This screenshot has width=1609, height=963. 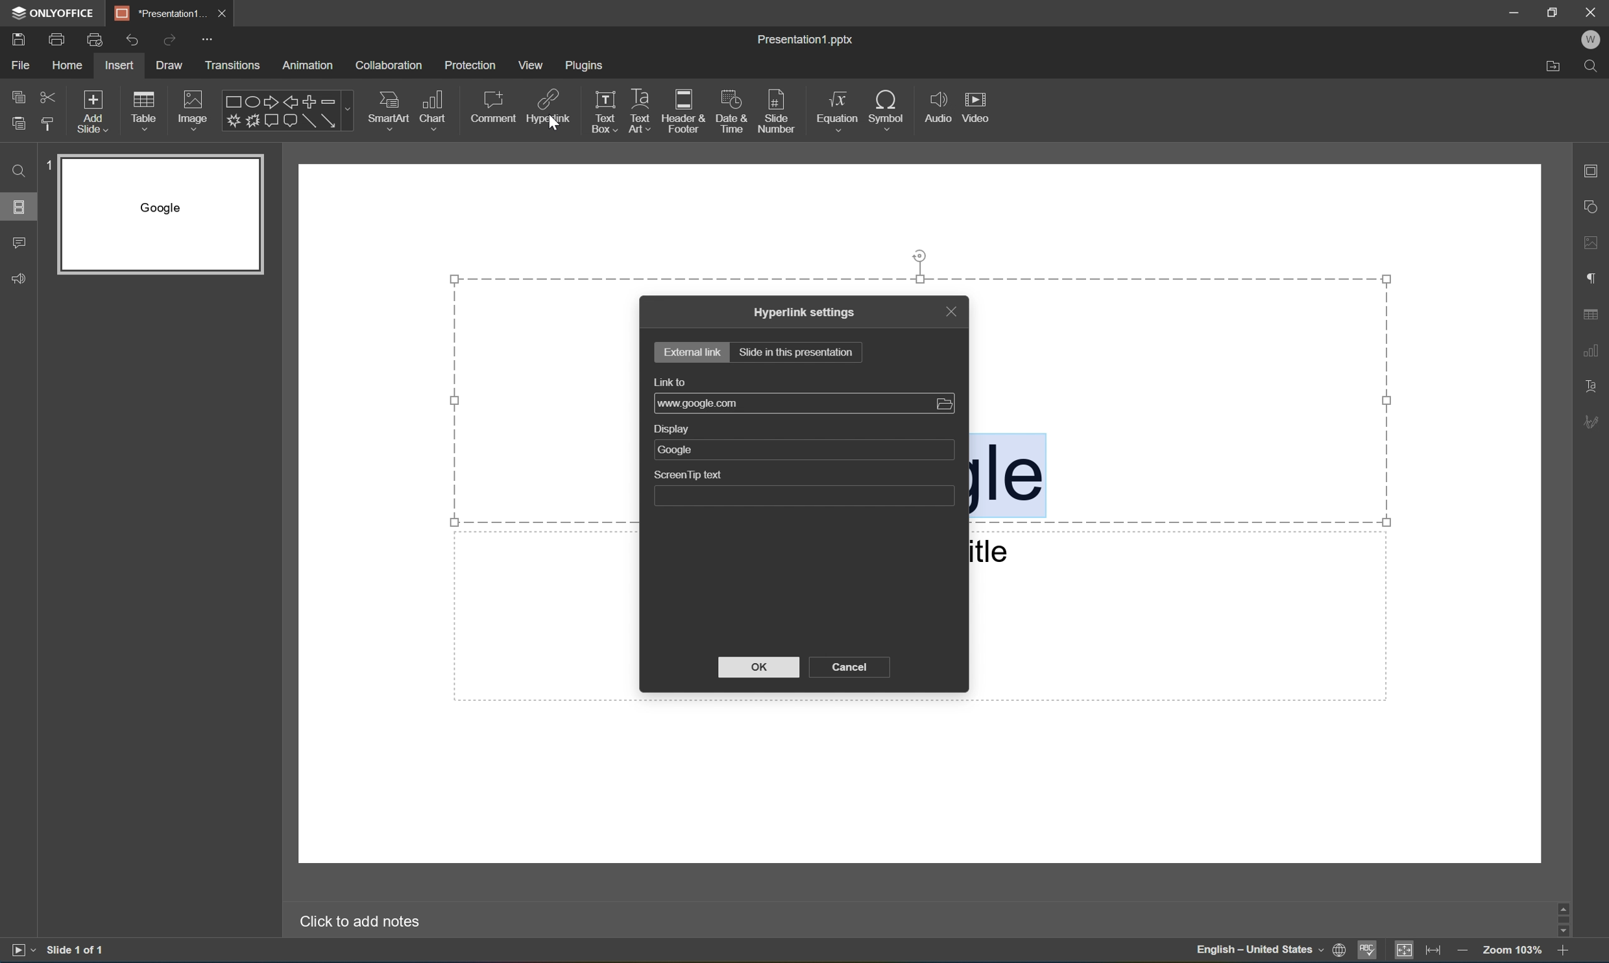 I want to click on Image, so click(x=195, y=110).